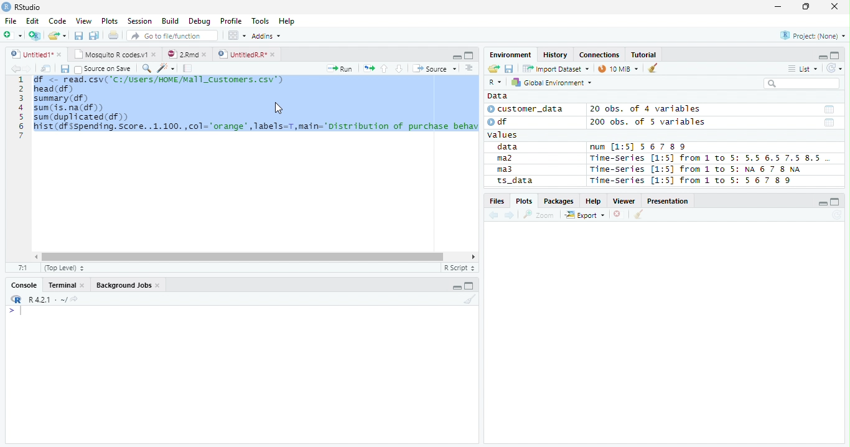 This screenshot has height=447, width=850. Describe the element at coordinates (638, 147) in the screenshot. I see `num [1:5] 567 89` at that location.